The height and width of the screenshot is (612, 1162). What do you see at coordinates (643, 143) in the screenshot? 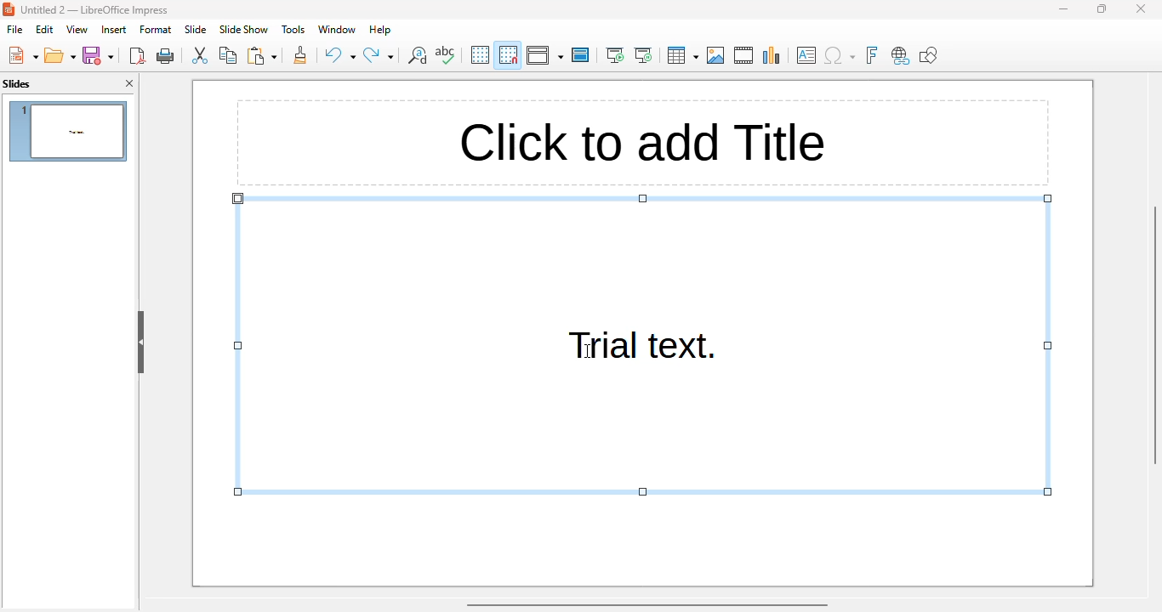
I see `Click to add title` at bounding box center [643, 143].